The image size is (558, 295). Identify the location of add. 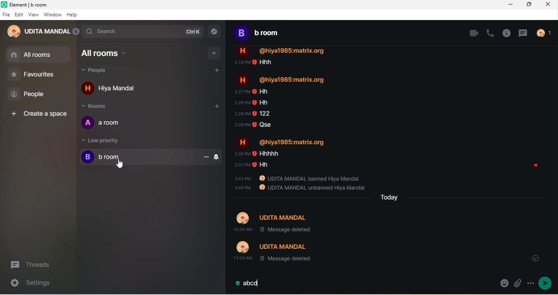
(214, 53).